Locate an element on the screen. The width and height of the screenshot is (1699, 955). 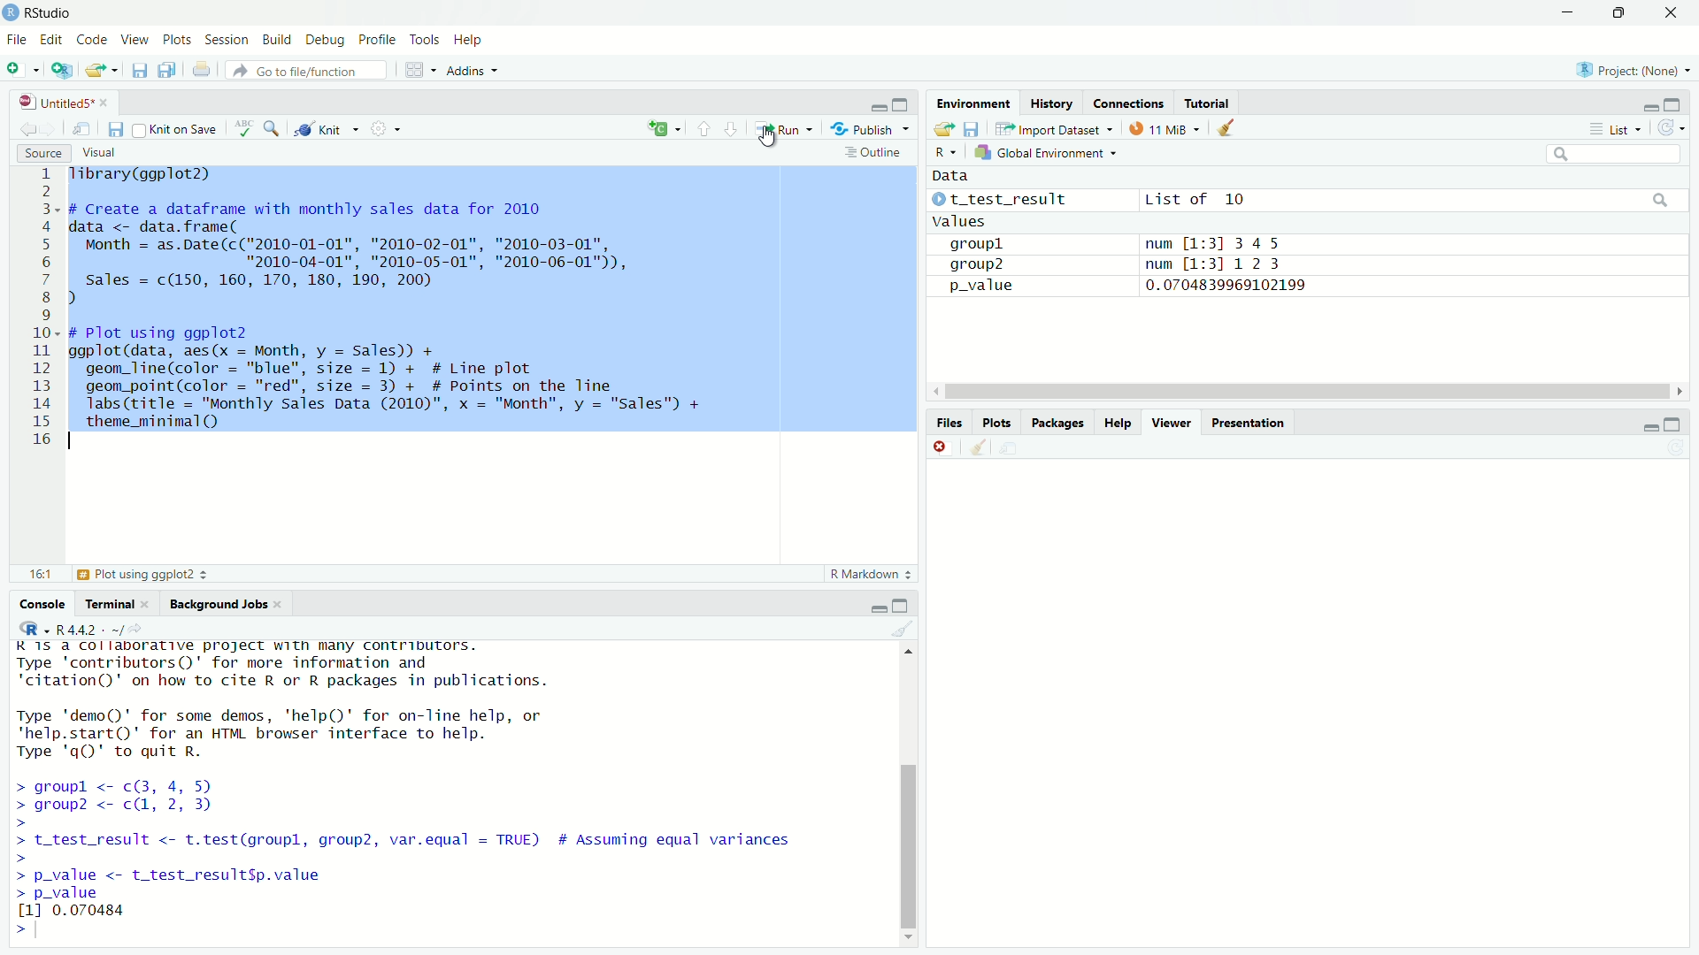
aroun? num M-=311 2 3 is located at coordinates (1119, 264).